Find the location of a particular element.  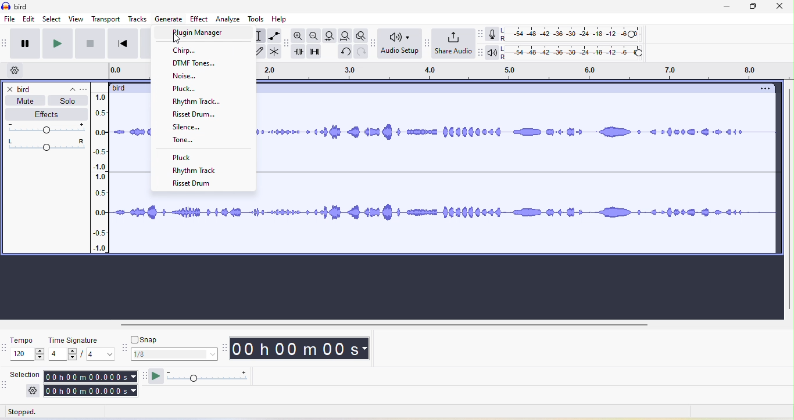

pause is located at coordinates (26, 43).